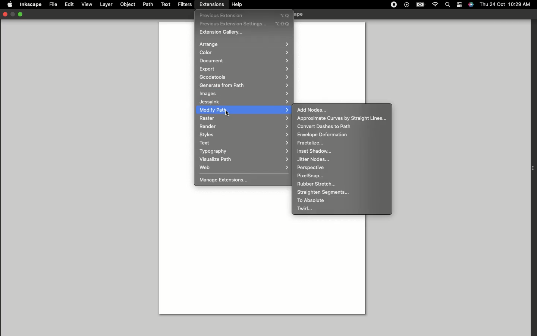 The width and height of the screenshot is (537, 336). Describe the element at coordinates (244, 103) in the screenshot. I see `Jessylnk` at that location.